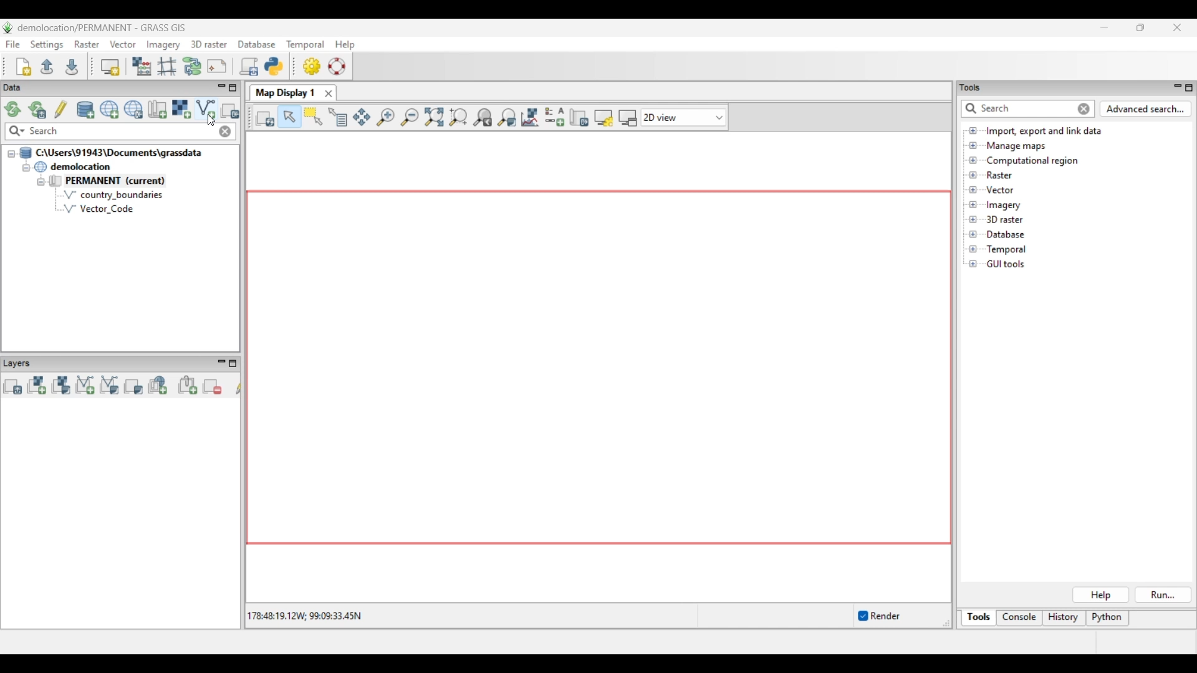 The height and width of the screenshot is (673, 1197). Describe the element at coordinates (59, 385) in the screenshot. I see `Add various raster map layers` at that location.